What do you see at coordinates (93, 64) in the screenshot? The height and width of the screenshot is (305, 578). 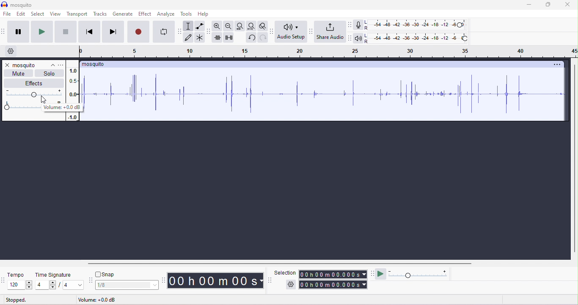 I see `track title` at bounding box center [93, 64].